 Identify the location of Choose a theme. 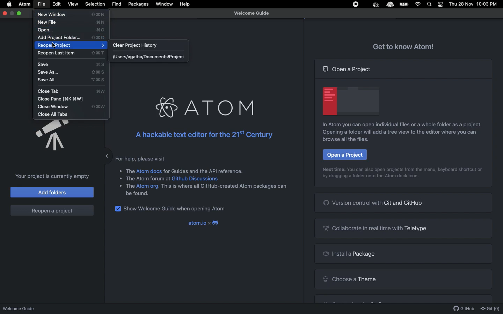
(349, 278).